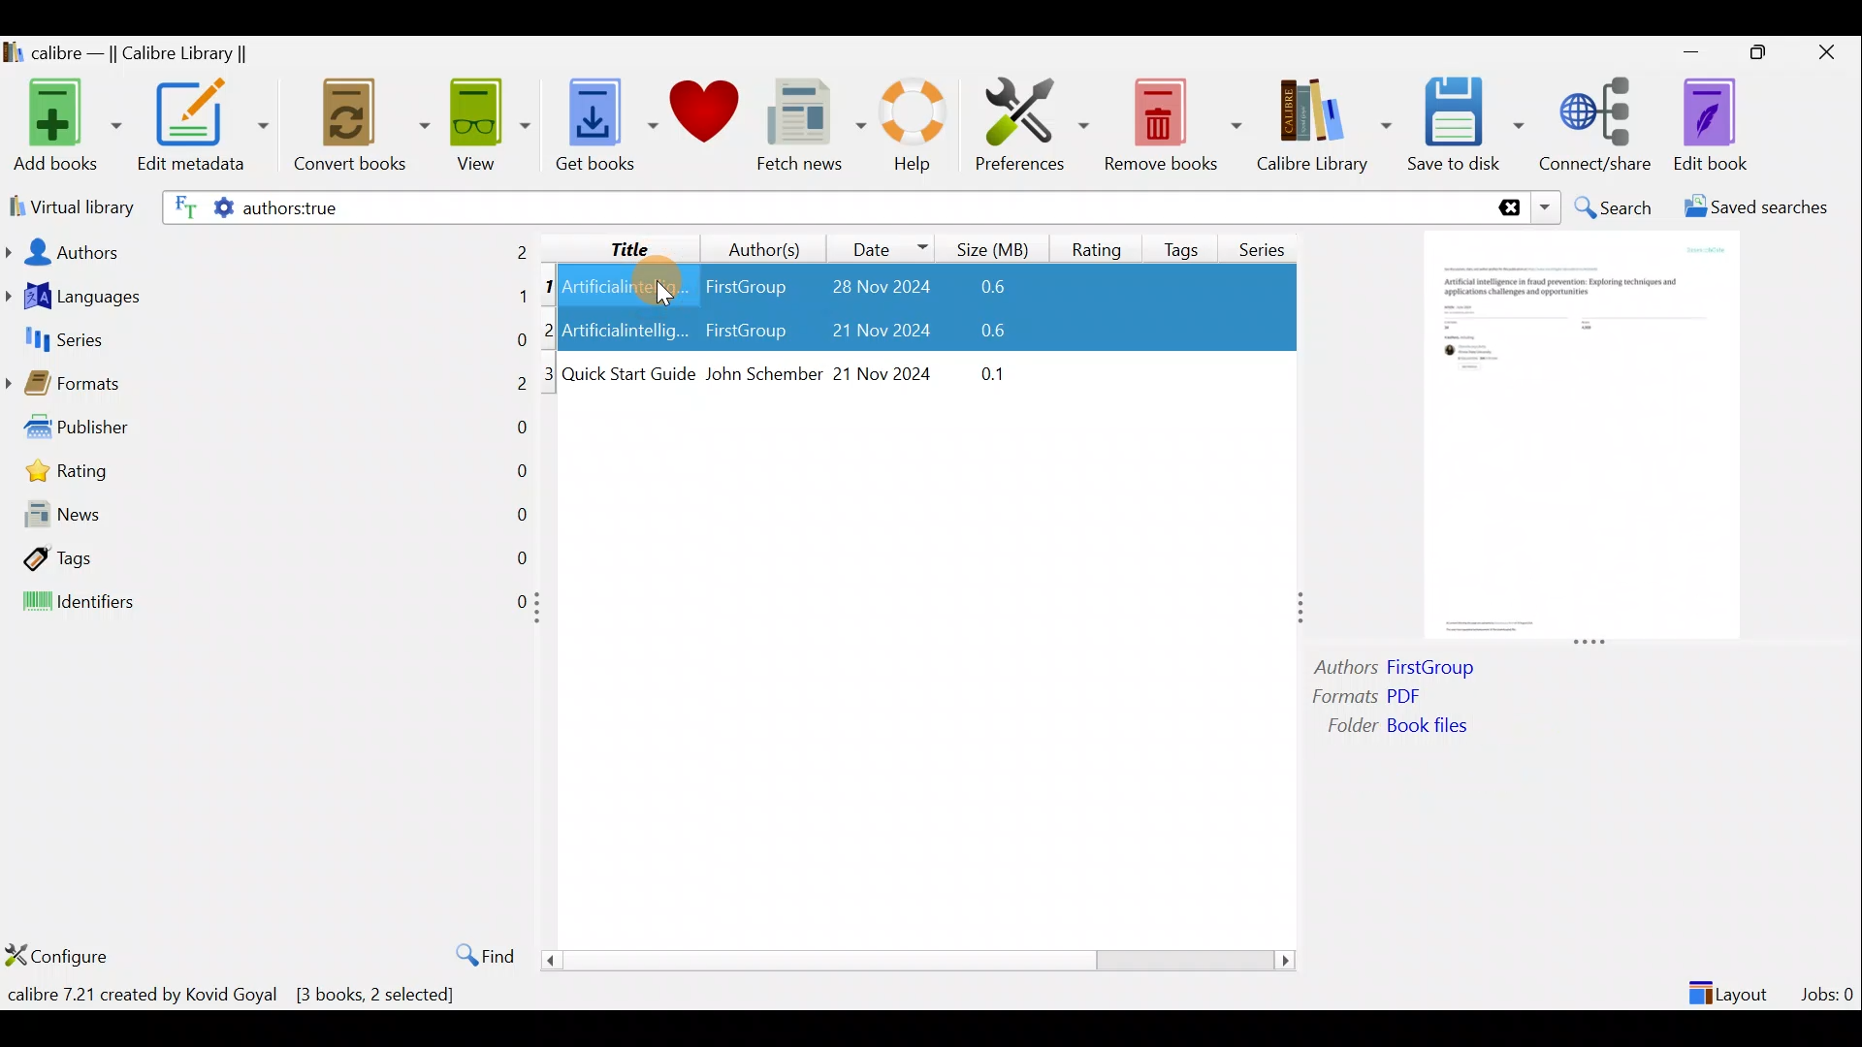  Describe the element at coordinates (1616, 207) in the screenshot. I see `Search` at that location.